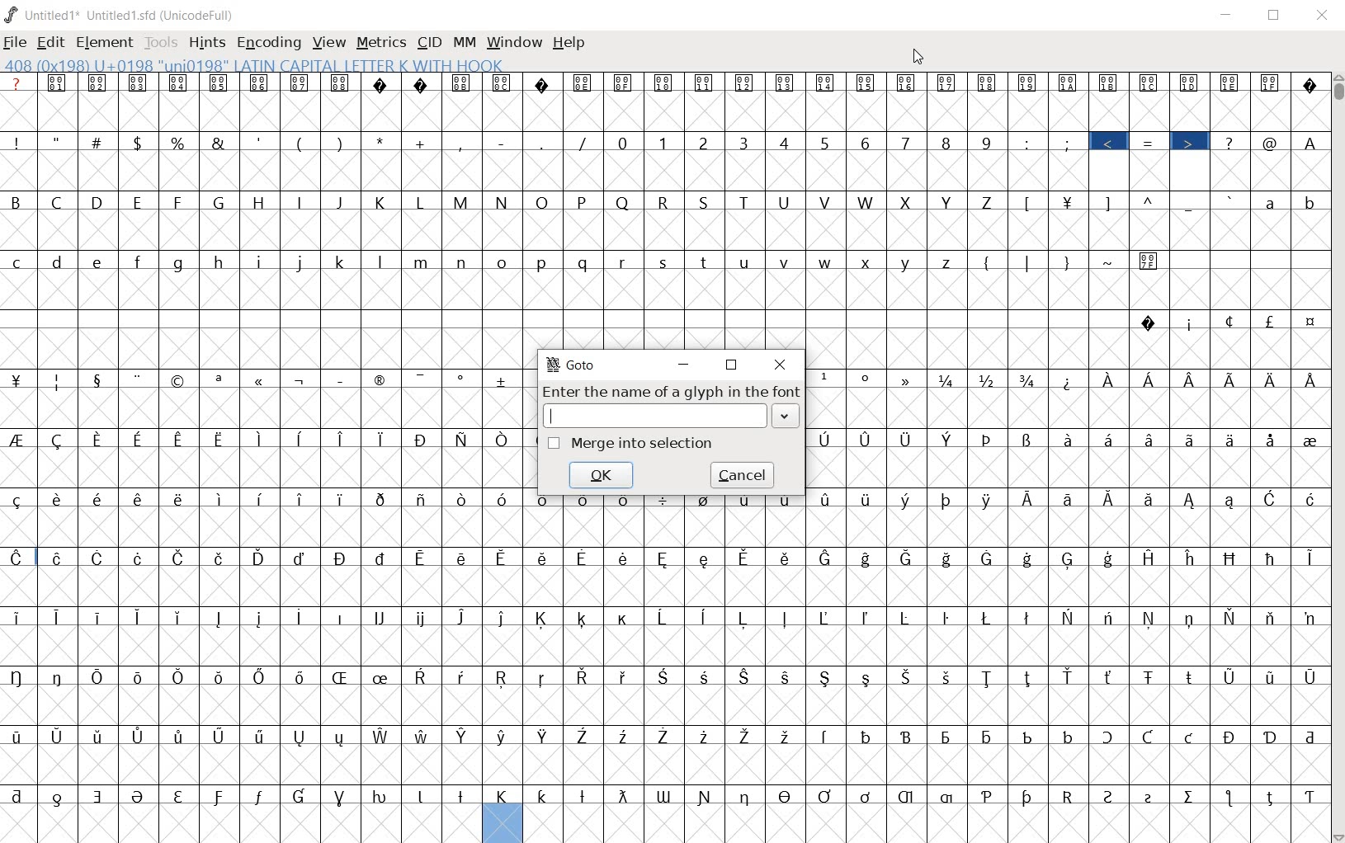  What do you see at coordinates (1290, 201) in the screenshot?
I see `small letters a b` at bounding box center [1290, 201].